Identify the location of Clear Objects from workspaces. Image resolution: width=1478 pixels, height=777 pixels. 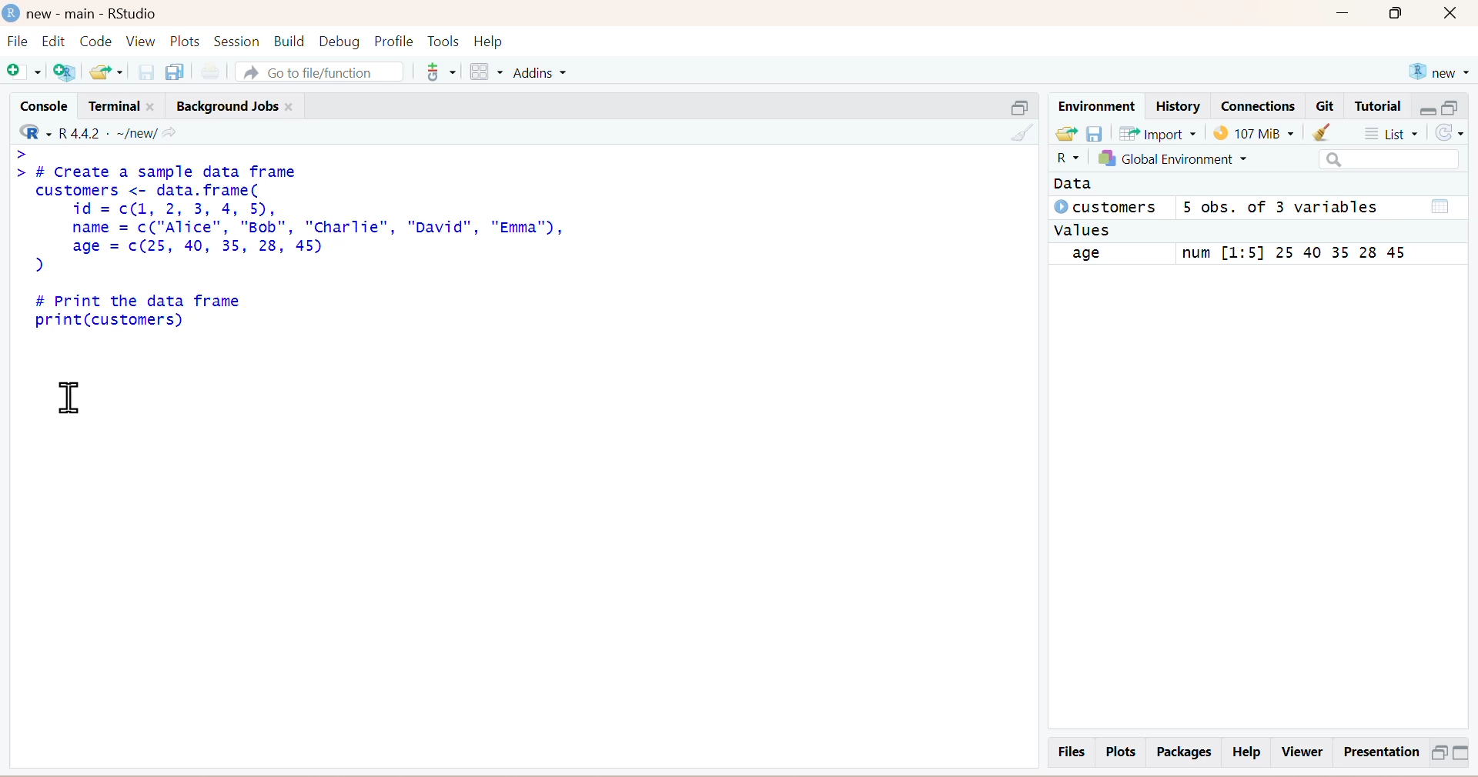
(1336, 133).